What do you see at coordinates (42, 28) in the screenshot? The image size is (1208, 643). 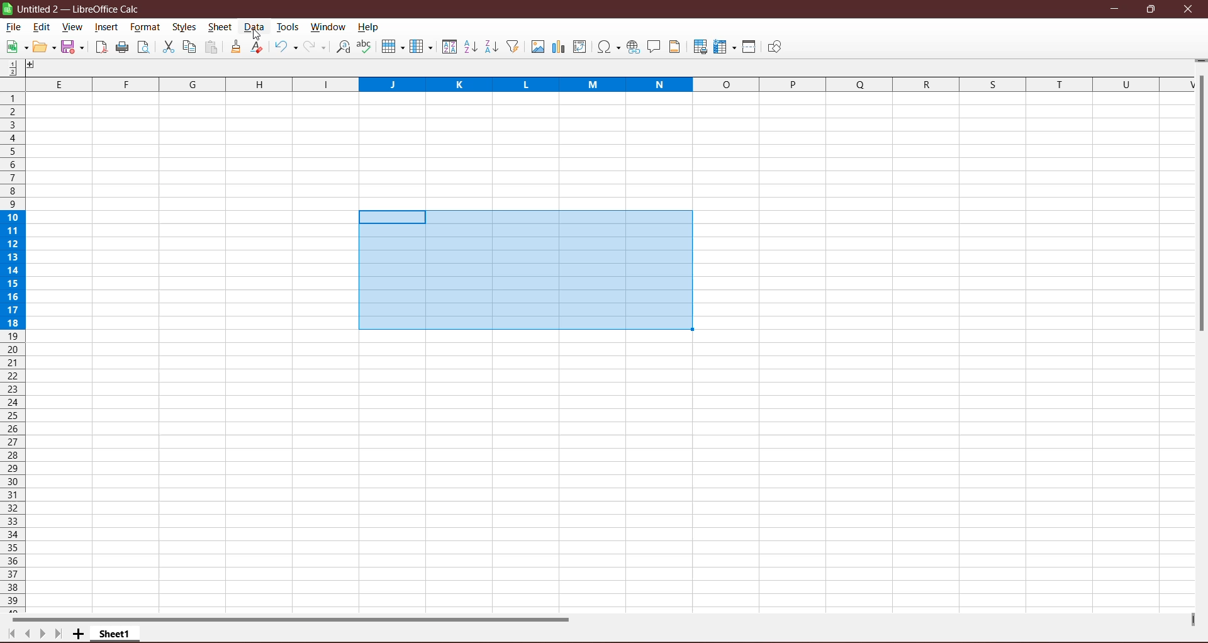 I see `Edit` at bounding box center [42, 28].